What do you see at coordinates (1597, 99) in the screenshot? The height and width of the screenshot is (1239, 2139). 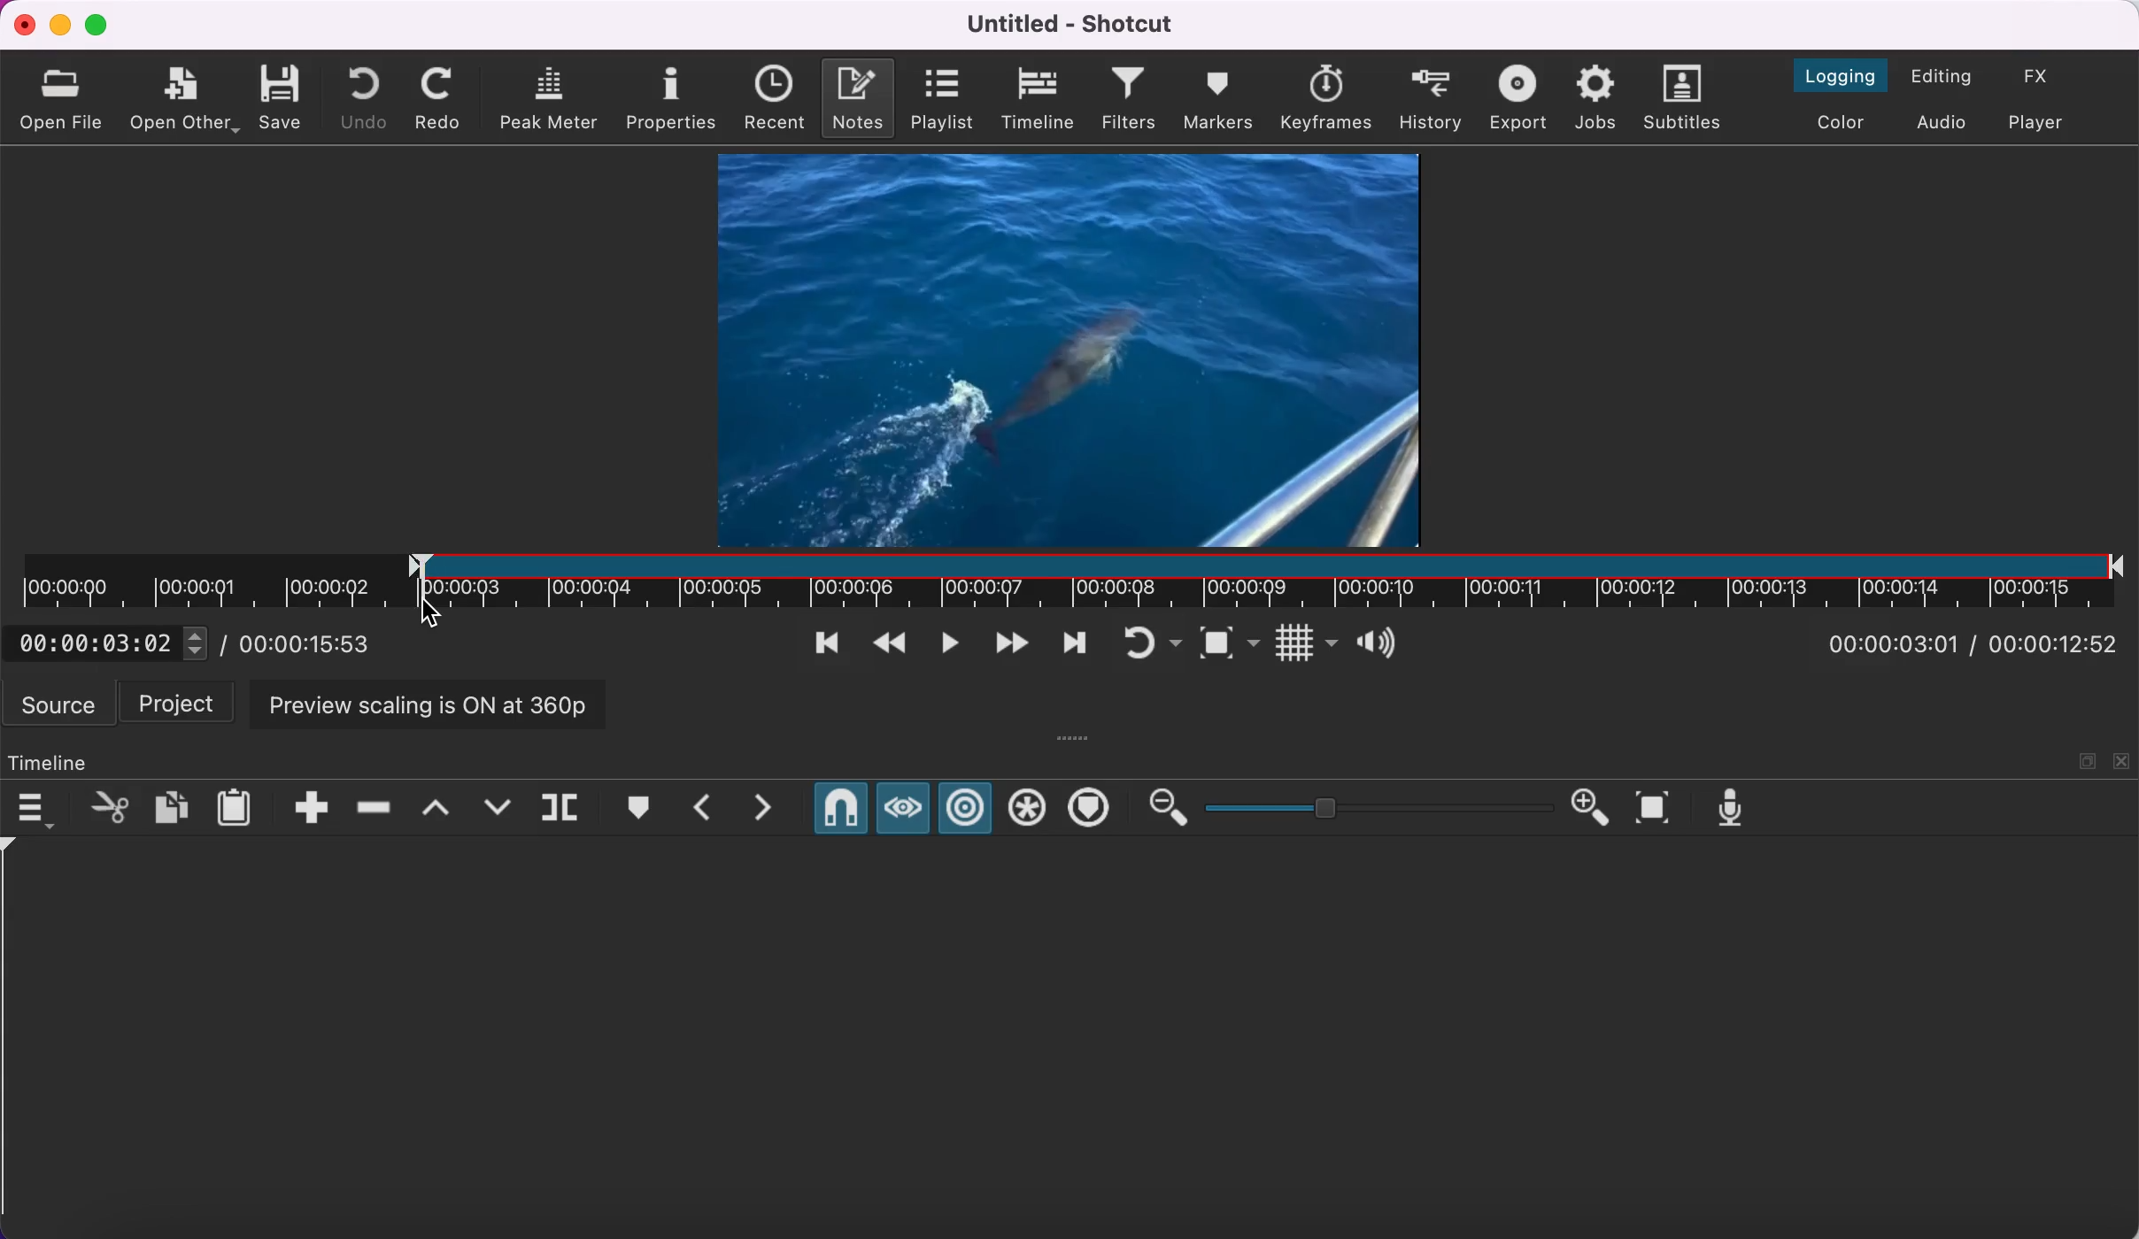 I see `jobs` at bounding box center [1597, 99].